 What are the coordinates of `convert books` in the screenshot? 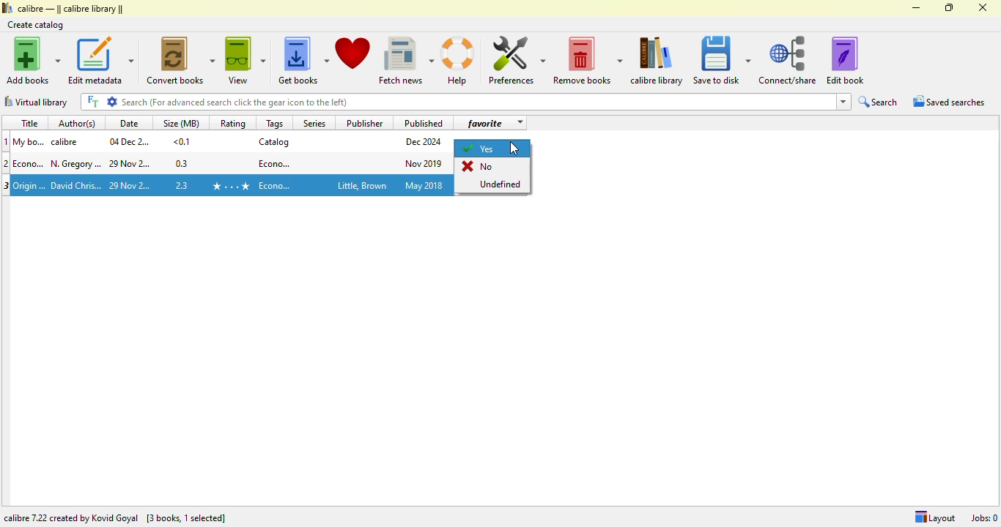 It's located at (182, 60).